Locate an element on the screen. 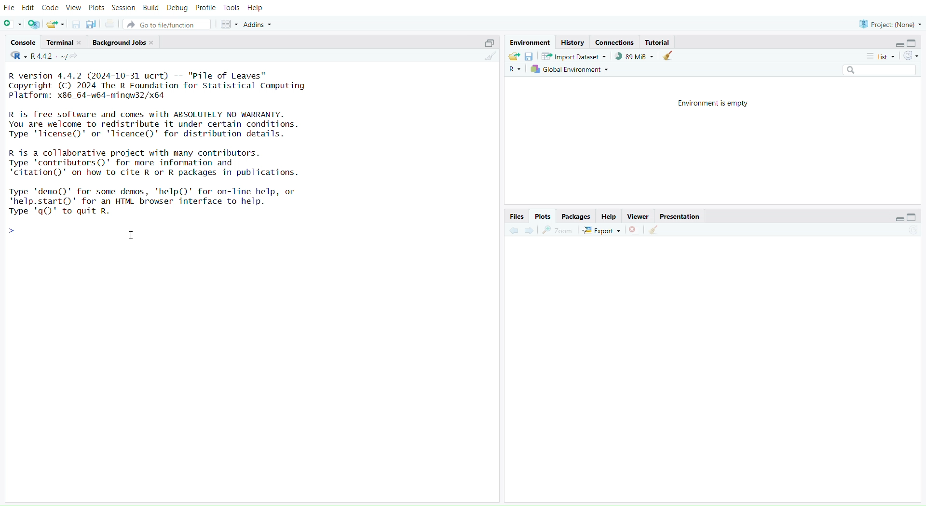 The width and height of the screenshot is (926, 506). 89kib used by R session (Source: Windows System) is located at coordinates (634, 56).